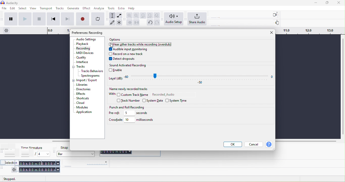  Describe the element at coordinates (174, 19) in the screenshot. I see `audio setup` at that location.